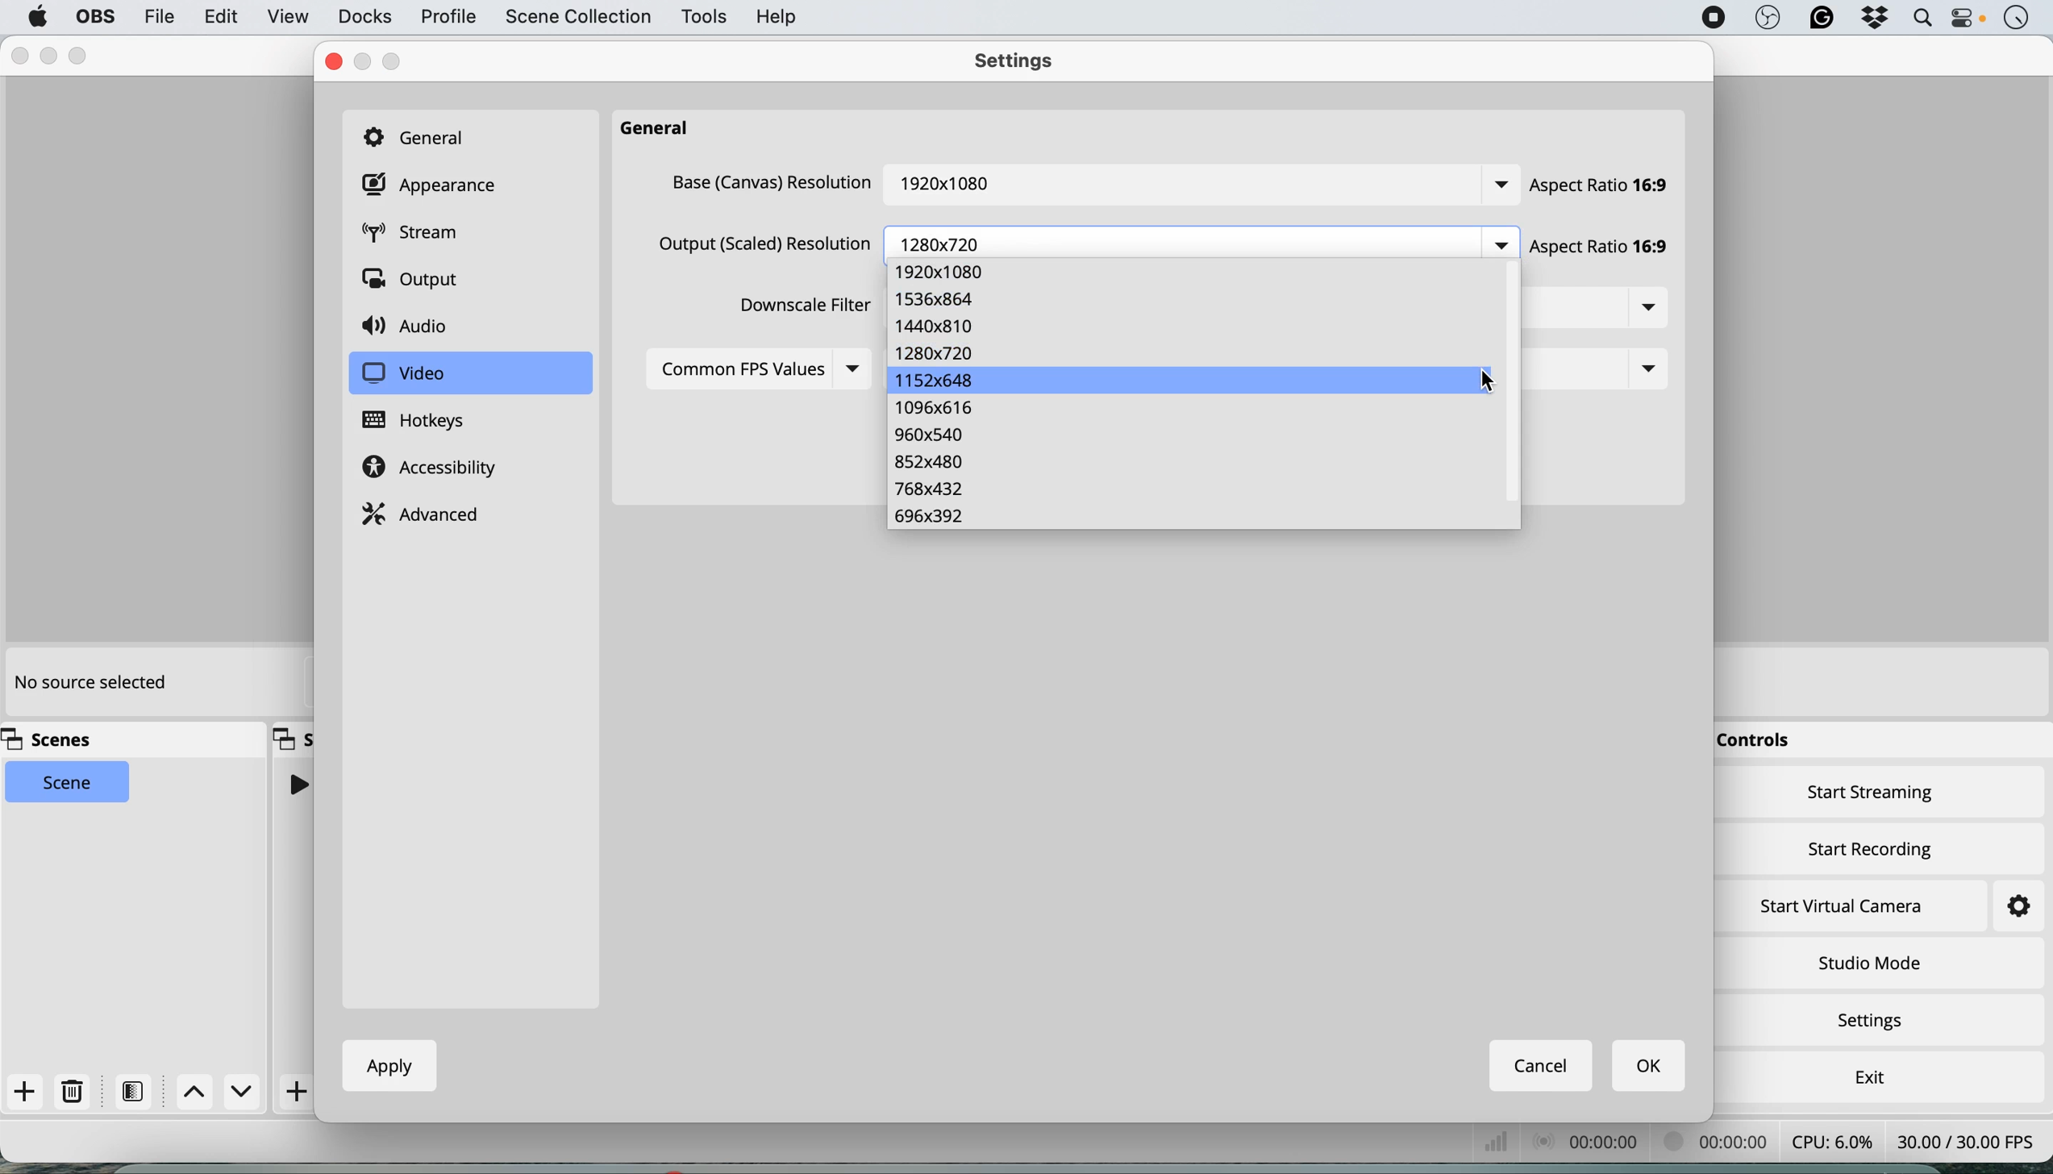  Describe the element at coordinates (1968, 21) in the screenshot. I see `control cener` at that location.